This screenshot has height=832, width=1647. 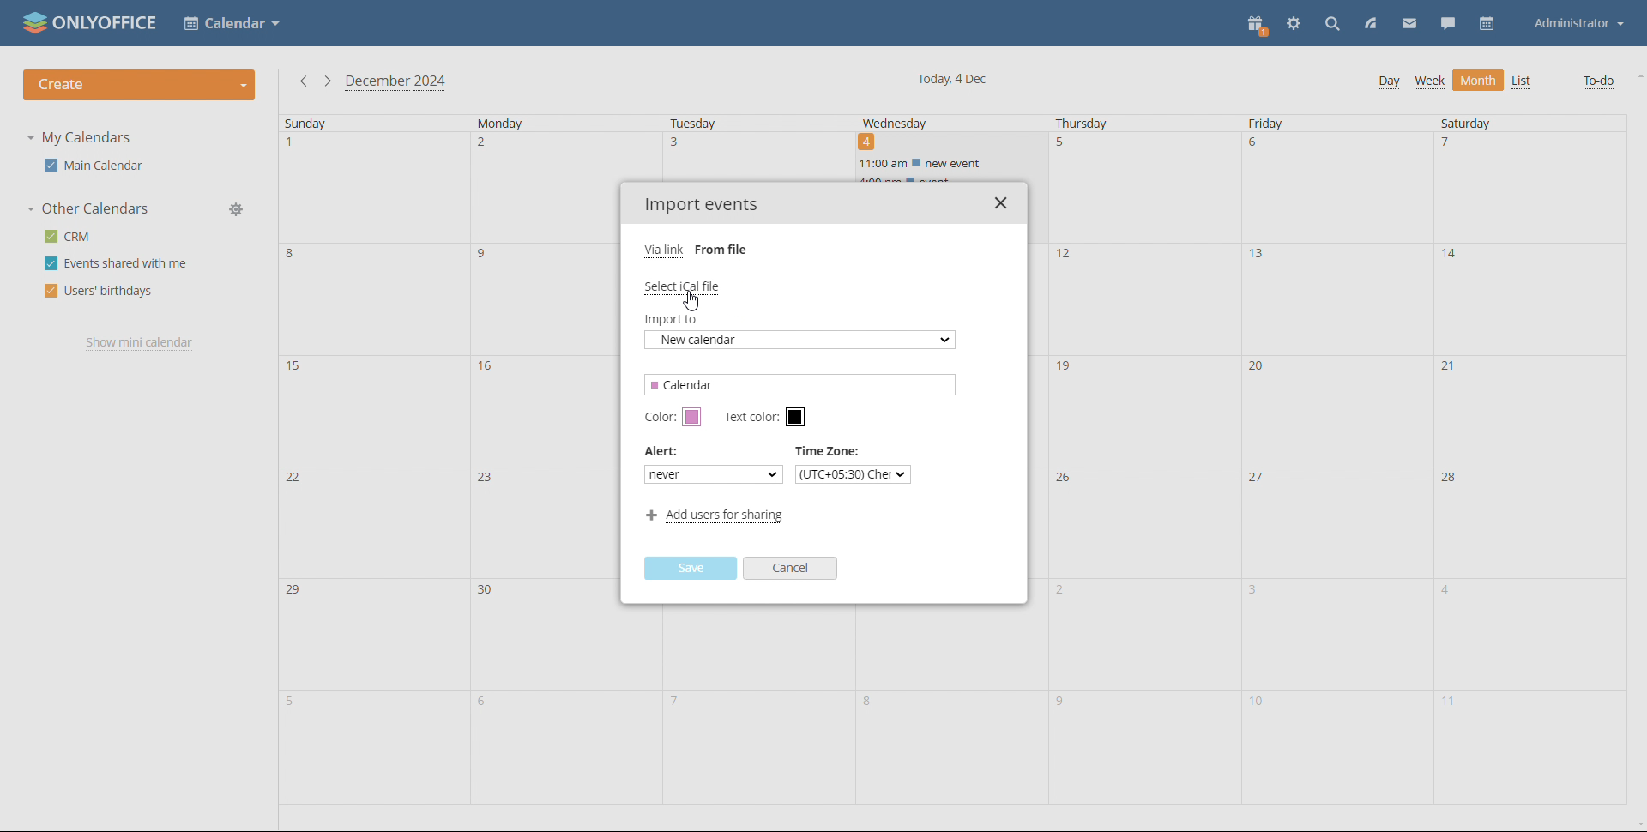 I want to click on set time zone, so click(x=854, y=471).